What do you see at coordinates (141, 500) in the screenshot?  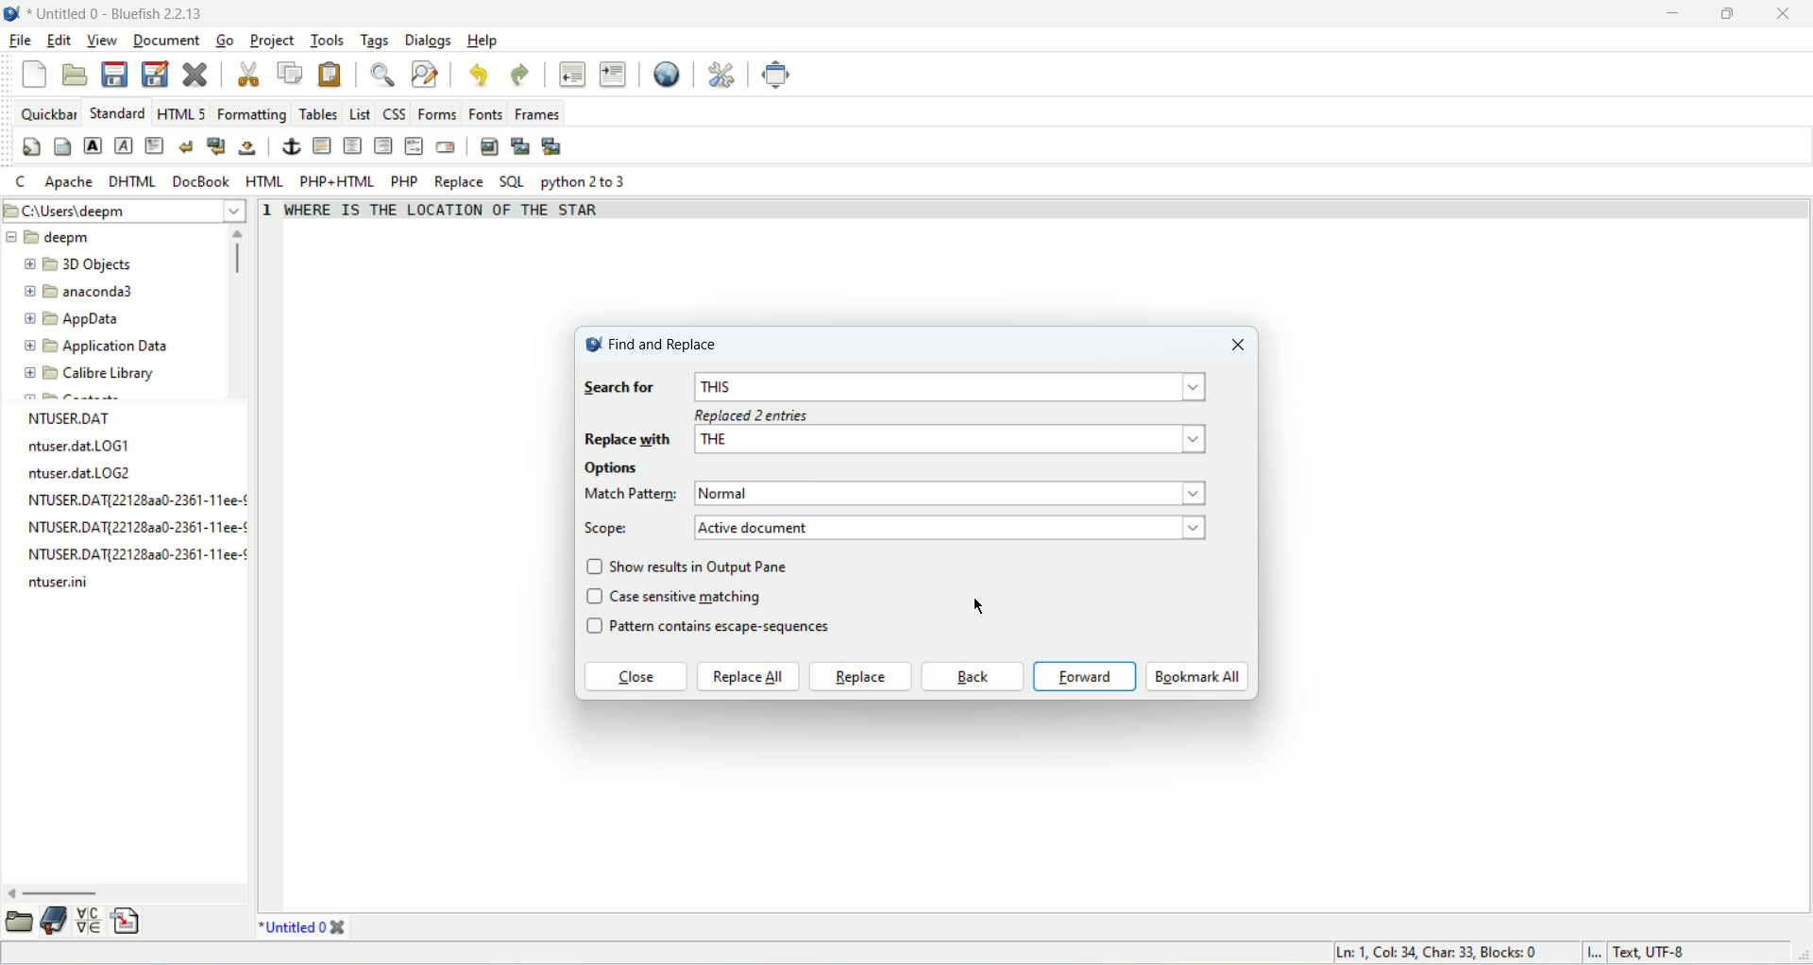 I see `file name` at bounding box center [141, 500].